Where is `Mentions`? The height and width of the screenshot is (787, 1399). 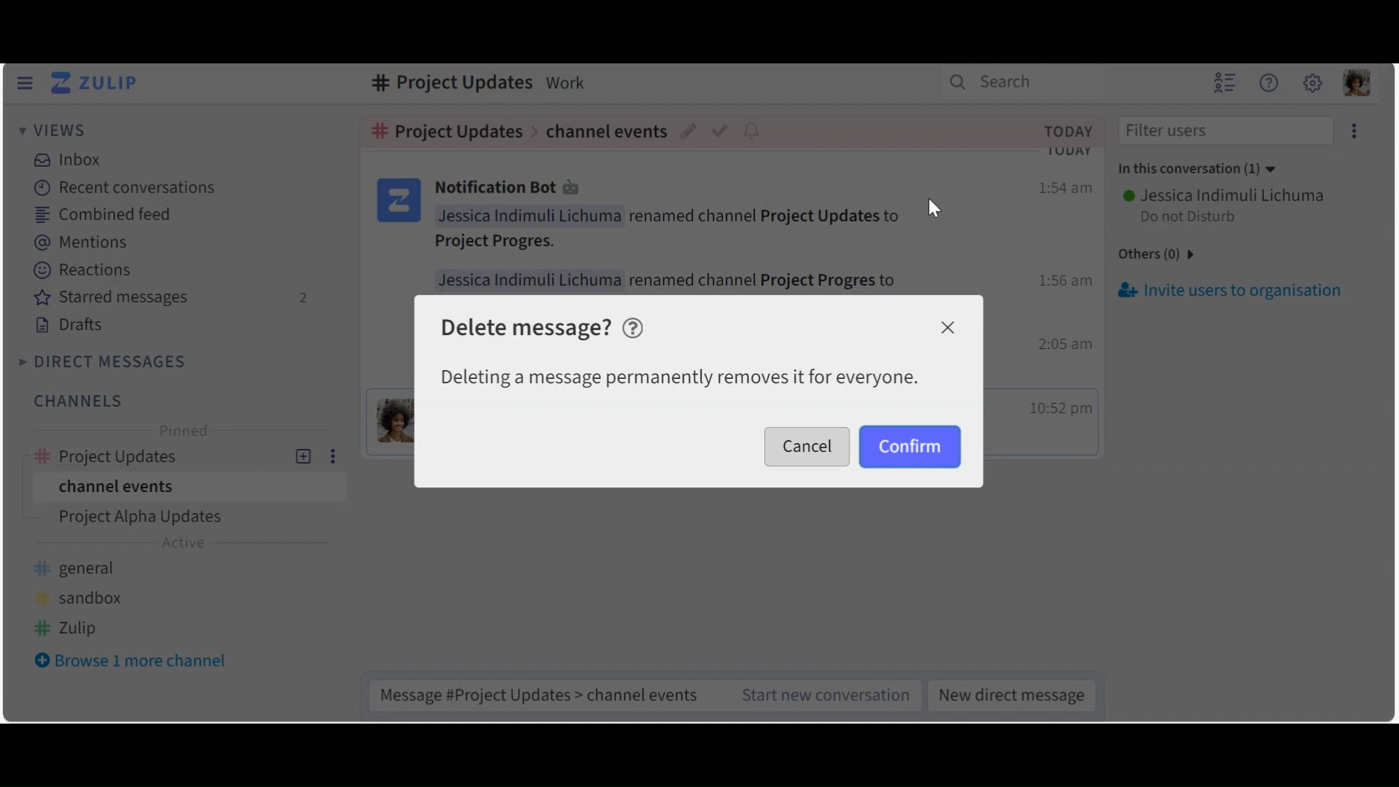 Mentions is located at coordinates (85, 242).